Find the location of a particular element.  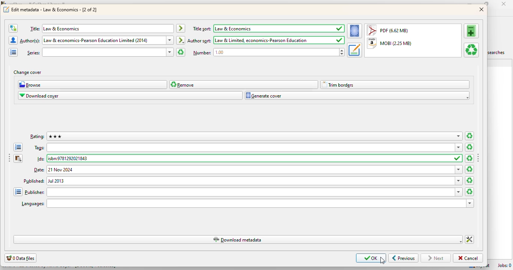

title sort: Law & economics is located at coordinates (269, 28).